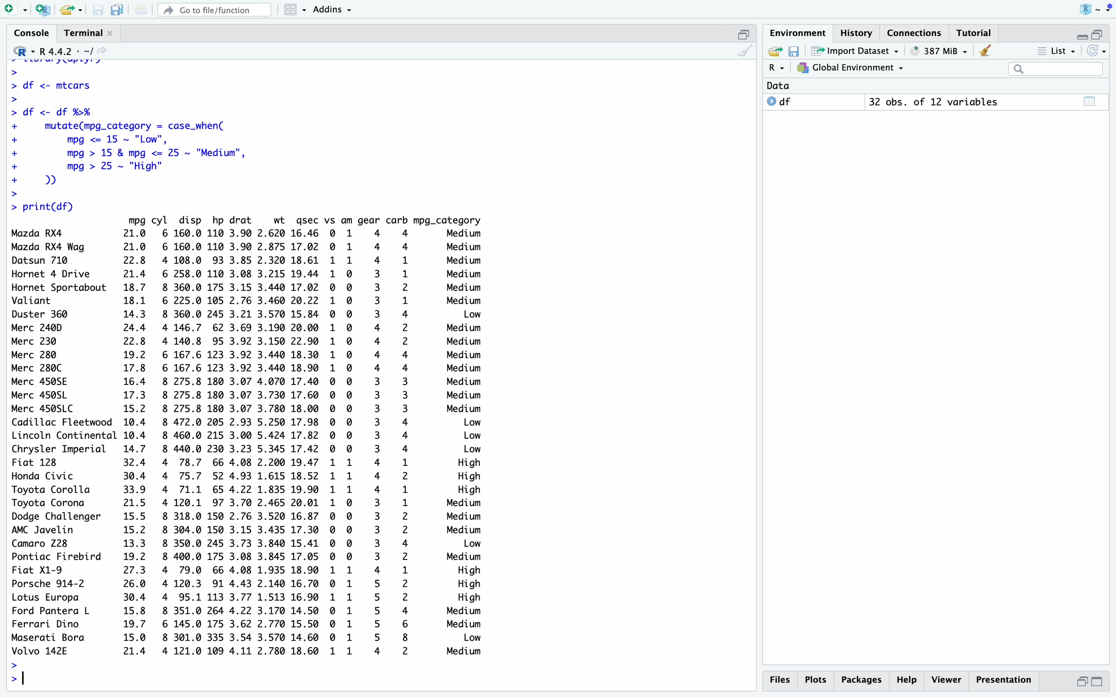  What do you see at coordinates (1094, 8) in the screenshot?
I see `logo` at bounding box center [1094, 8].